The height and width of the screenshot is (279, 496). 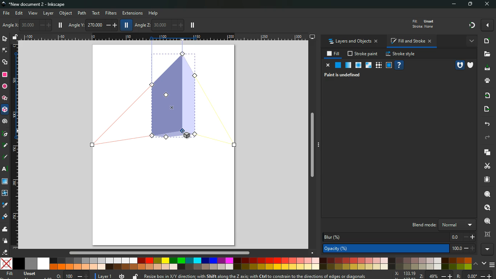 What do you see at coordinates (6, 13) in the screenshot?
I see `file` at bounding box center [6, 13].